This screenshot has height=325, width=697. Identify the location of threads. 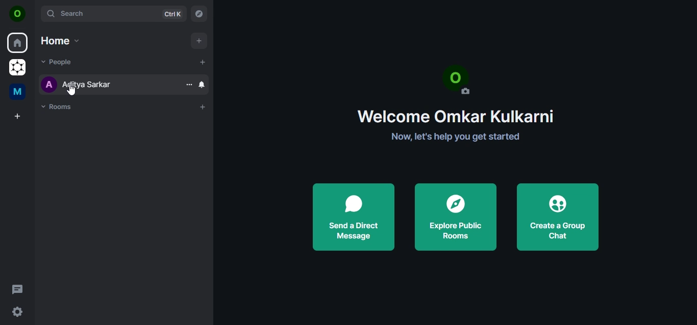
(17, 289).